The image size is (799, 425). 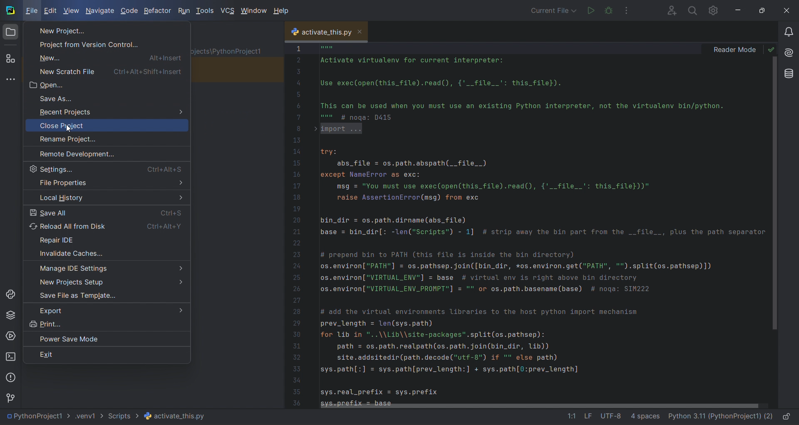 I want to click on help, so click(x=281, y=10).